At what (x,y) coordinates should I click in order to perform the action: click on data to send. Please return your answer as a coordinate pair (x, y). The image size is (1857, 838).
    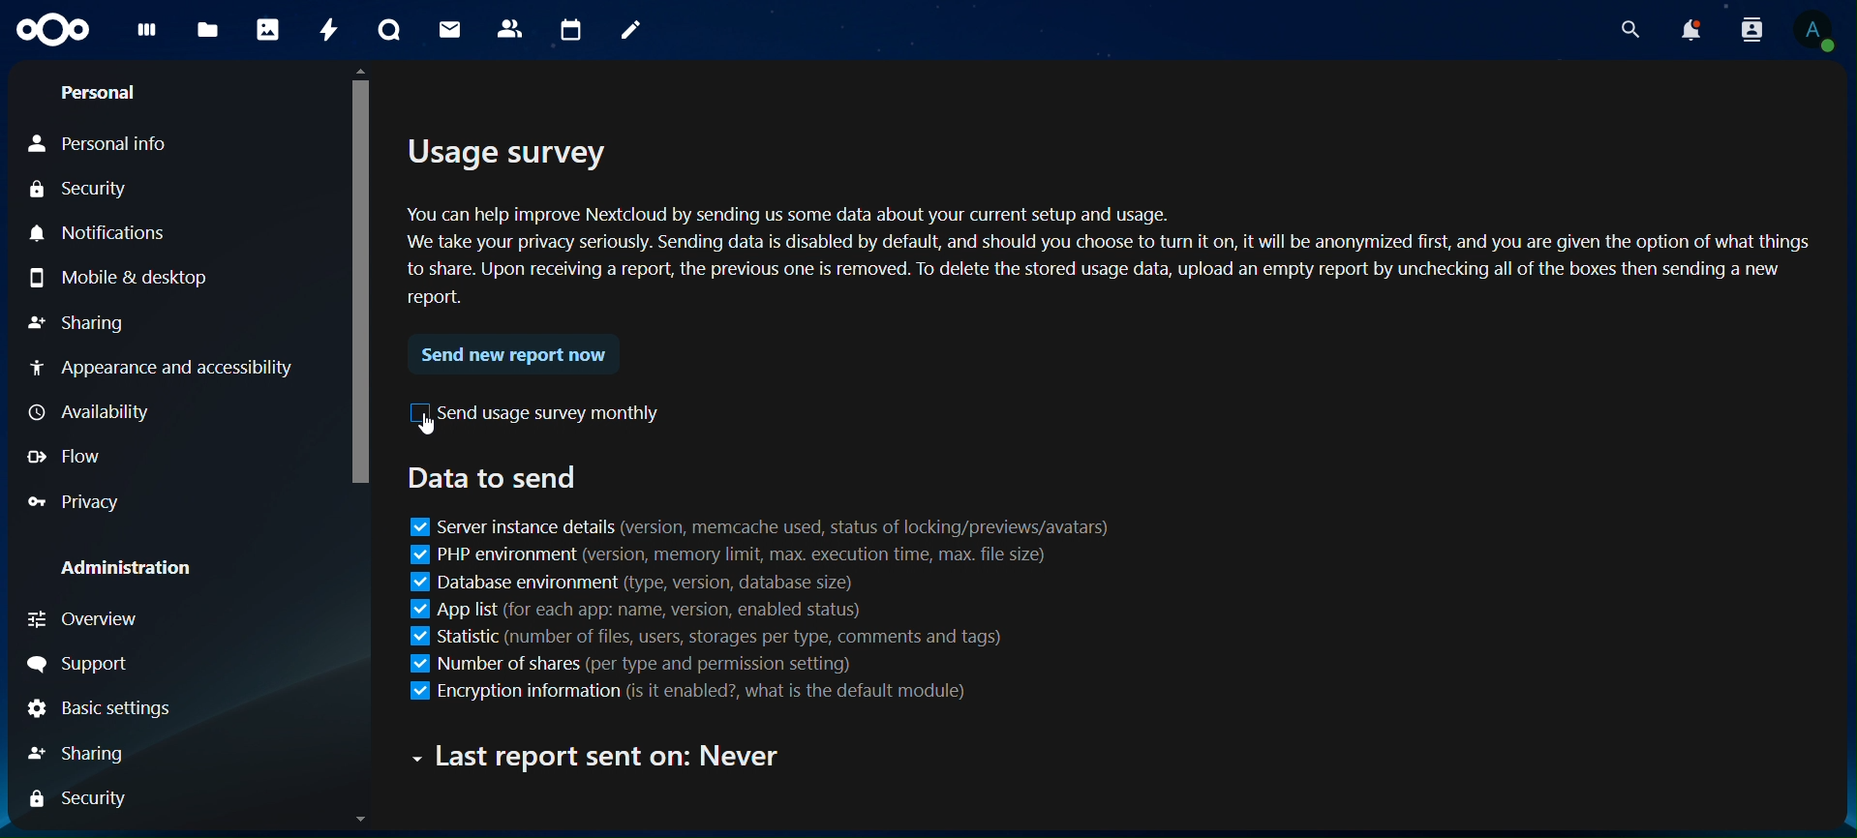
    Looking at the image, I should click on (492, 476).